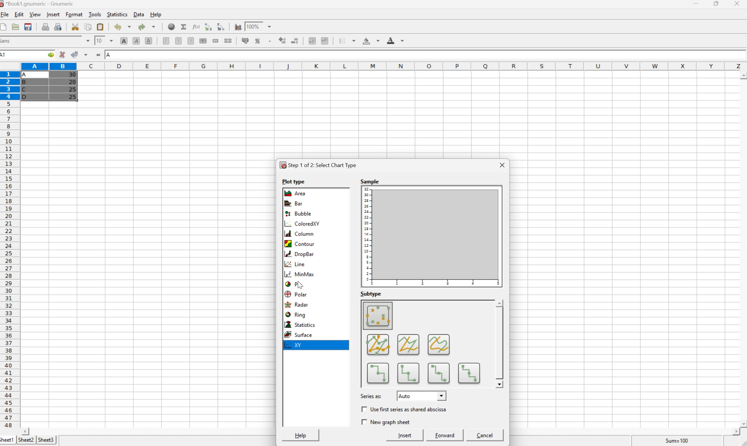  I want to click on Borders, so click(345, 40).